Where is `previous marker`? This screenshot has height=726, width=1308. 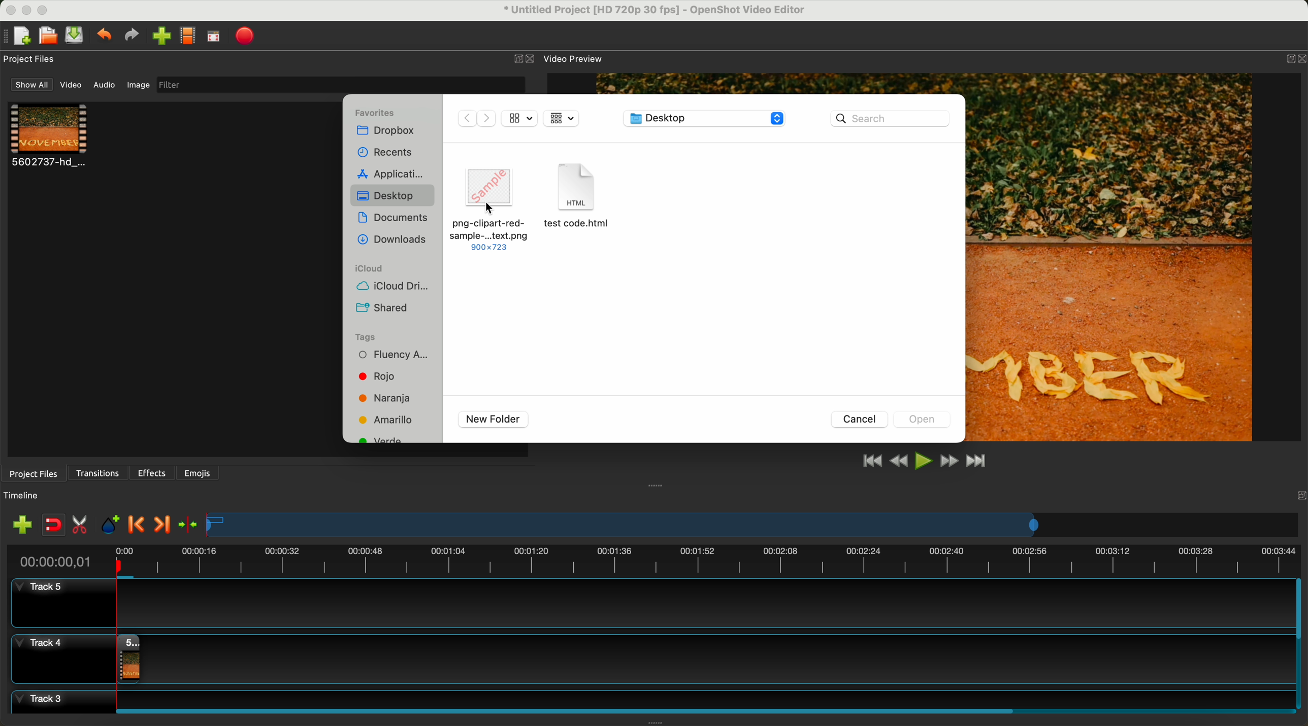
previous marker is located at coordinates (139, 525).